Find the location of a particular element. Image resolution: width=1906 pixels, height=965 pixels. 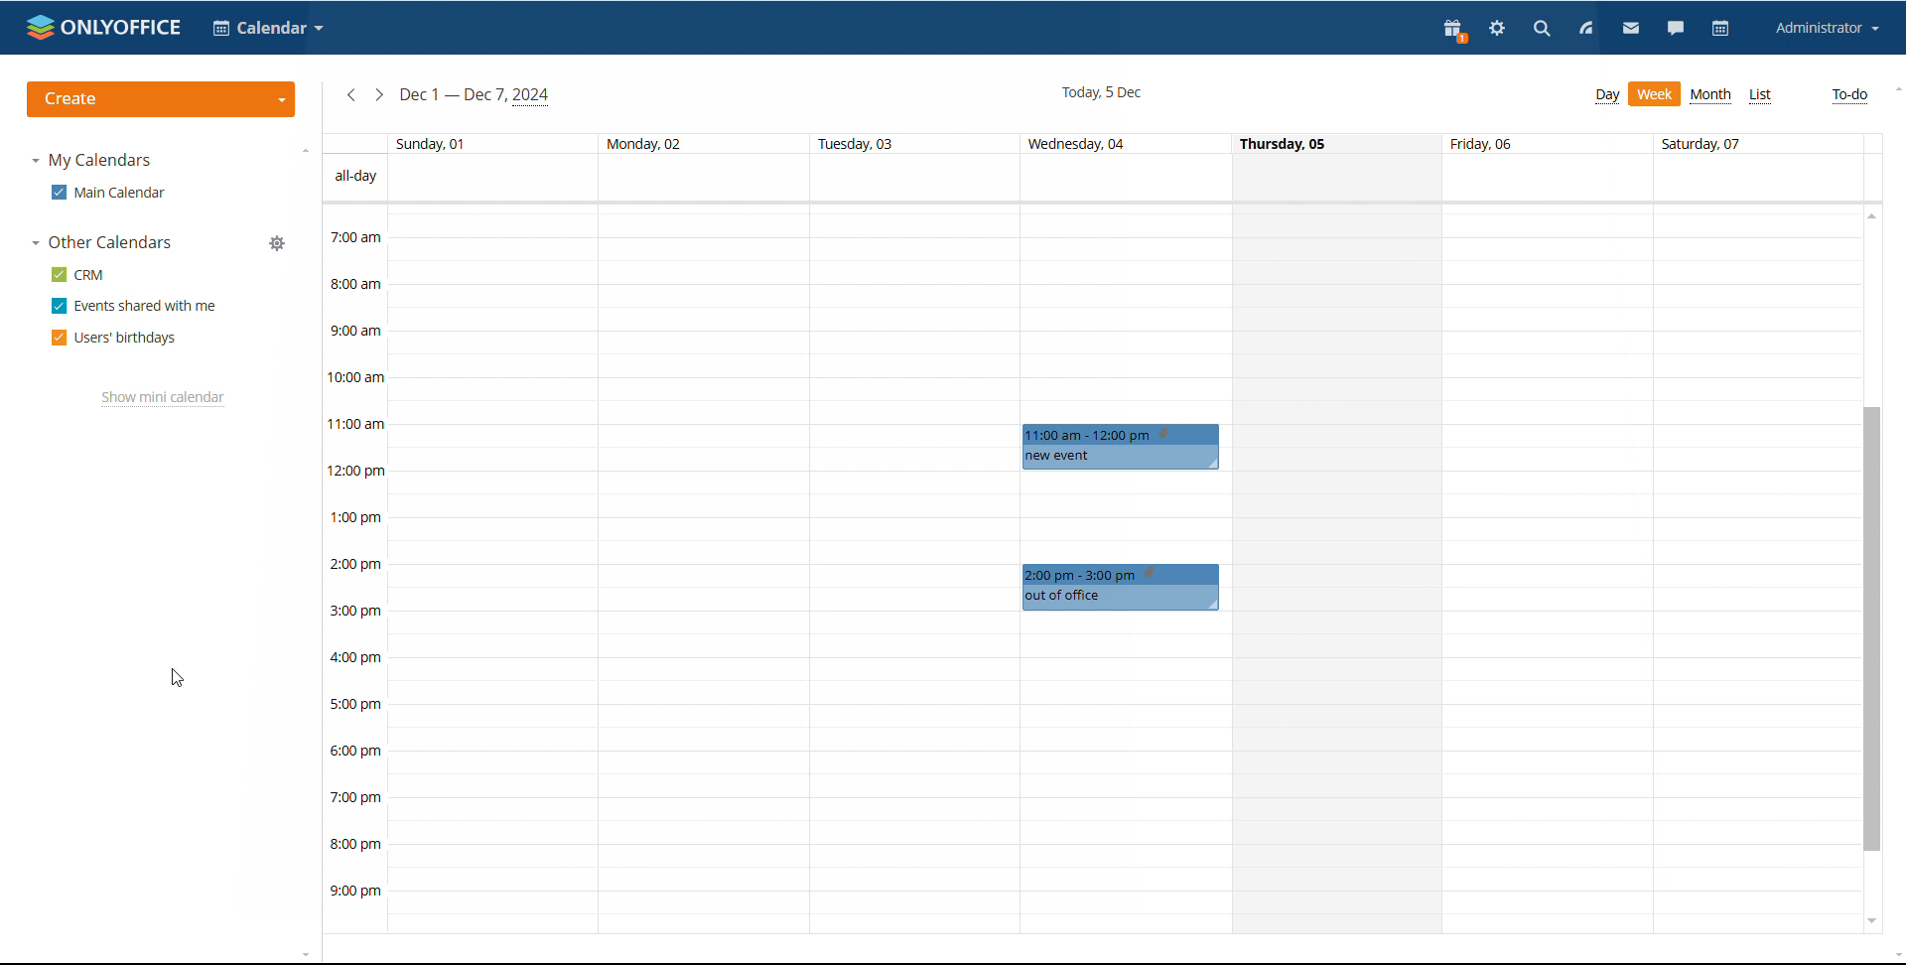

scrollbar is located at coordinates (1872, 629).